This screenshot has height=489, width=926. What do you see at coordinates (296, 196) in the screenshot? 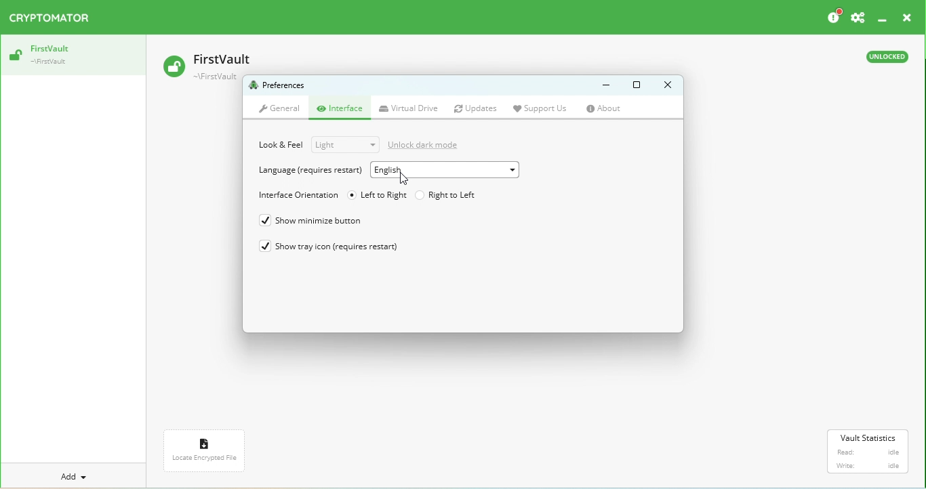
I see `Interface orientation` at bounding box center [296, 196].